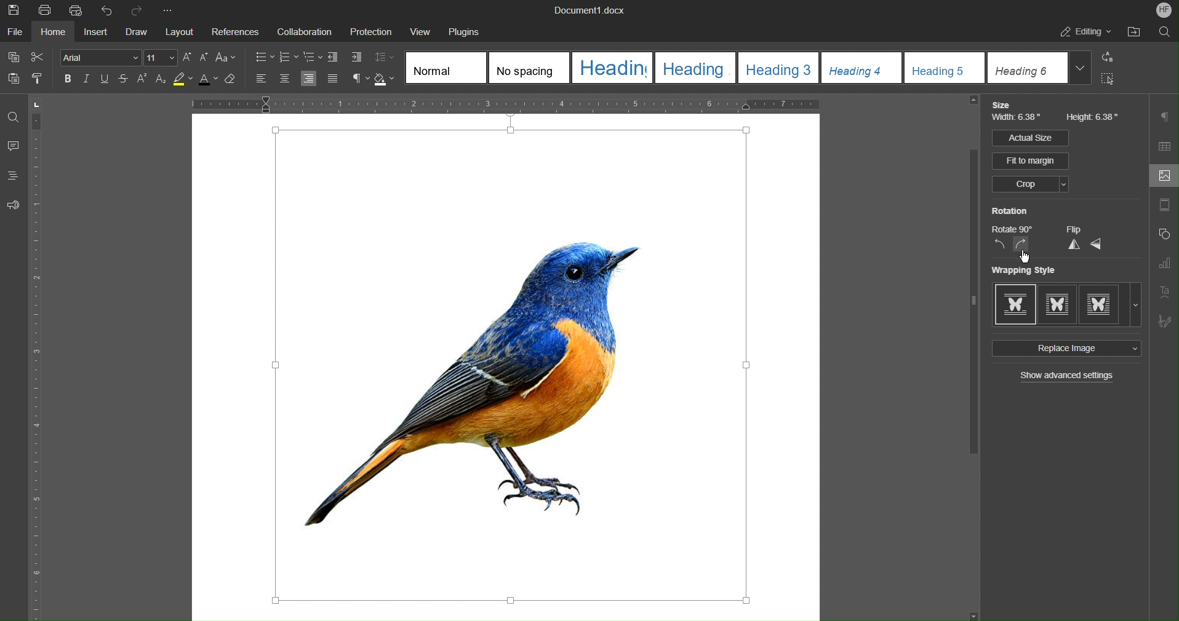 The height and width of the screenshot is (621, 1179). What do you see at coordinates (137, 31) in the screenshot?
I see `Draw` at bounding box center [137, 31].